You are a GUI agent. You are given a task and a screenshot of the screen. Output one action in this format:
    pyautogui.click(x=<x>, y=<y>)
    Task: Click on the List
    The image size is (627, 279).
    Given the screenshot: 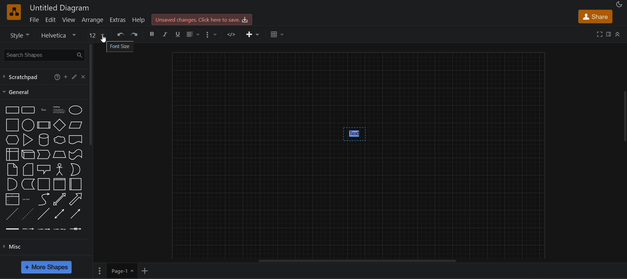 What is the action you would take?
    pyautogui.click(x=12, y=199)
    